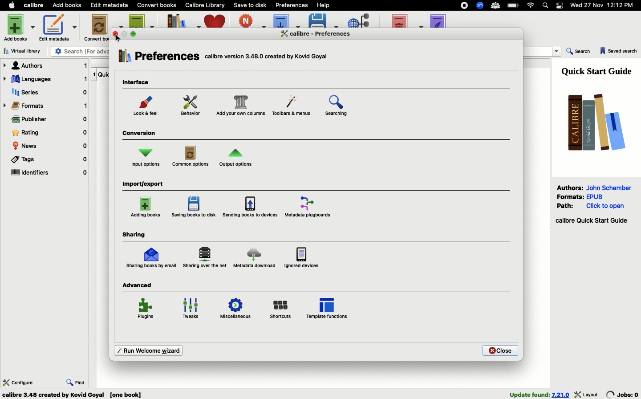 This screenshot has width=641, height=399. What do you see at coordinates (138, 285) in the screenshot?
I see `Advanced` at bounding box center [138, 285].